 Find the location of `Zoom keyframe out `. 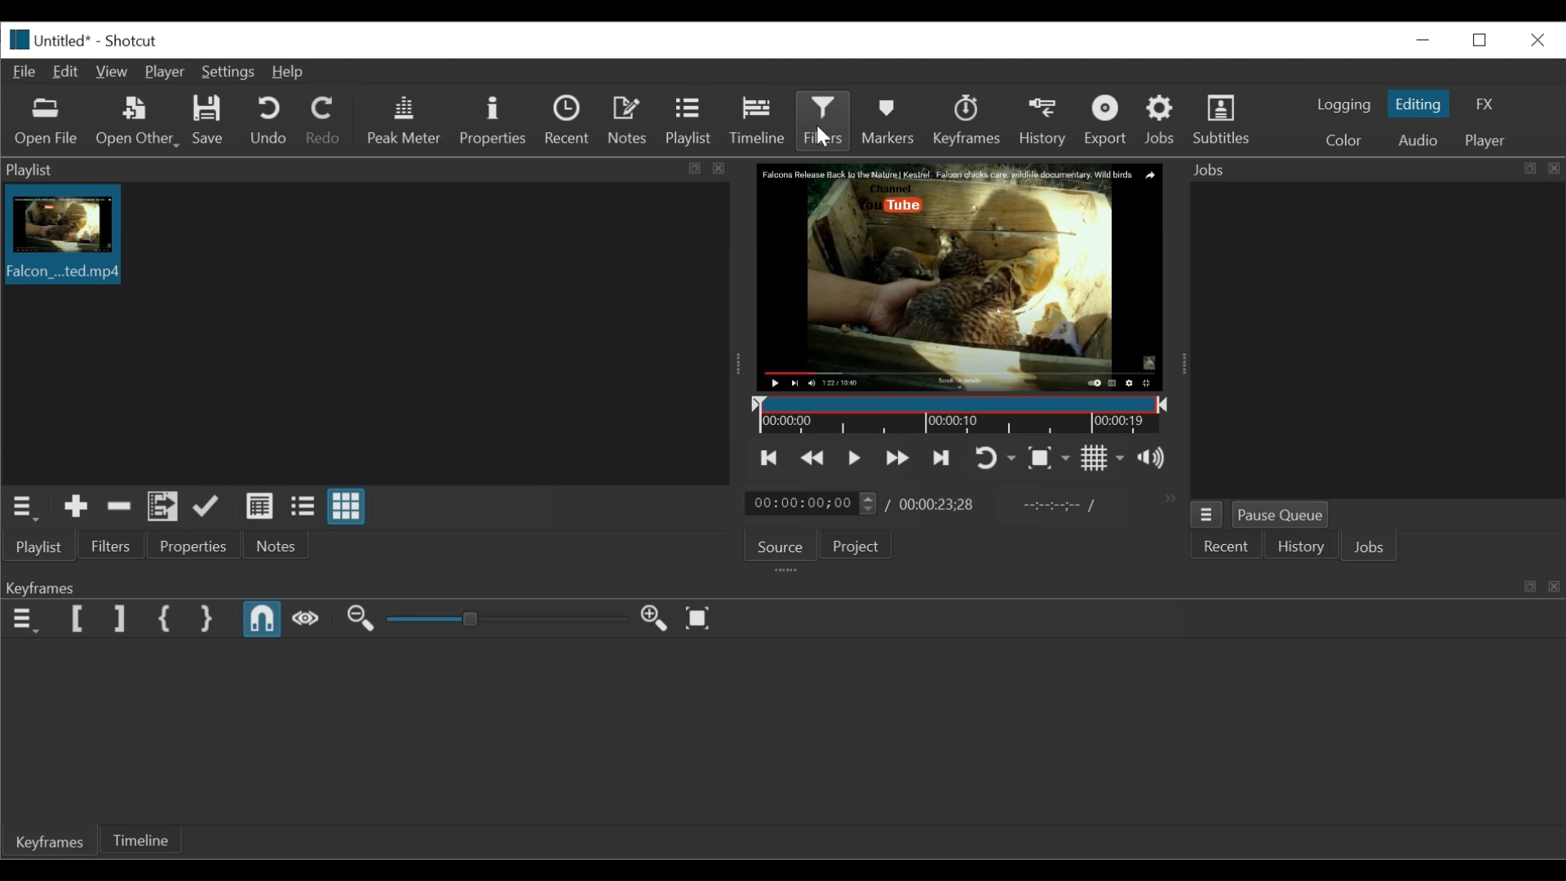

Zoom keyframe out  is located at coordinates (657, 619).